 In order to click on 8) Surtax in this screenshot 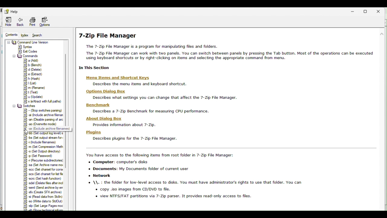, I will do `click(25, 46)`.